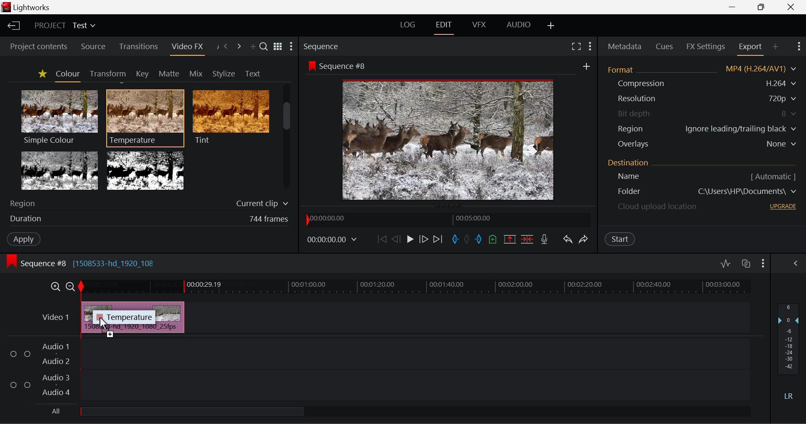 Image resolution: width=806 pixels, height=424 pixels. What do you see at coordinates (14, 353) in the screenshot?
I see `Checkbox` at bounding box center [14, 353].